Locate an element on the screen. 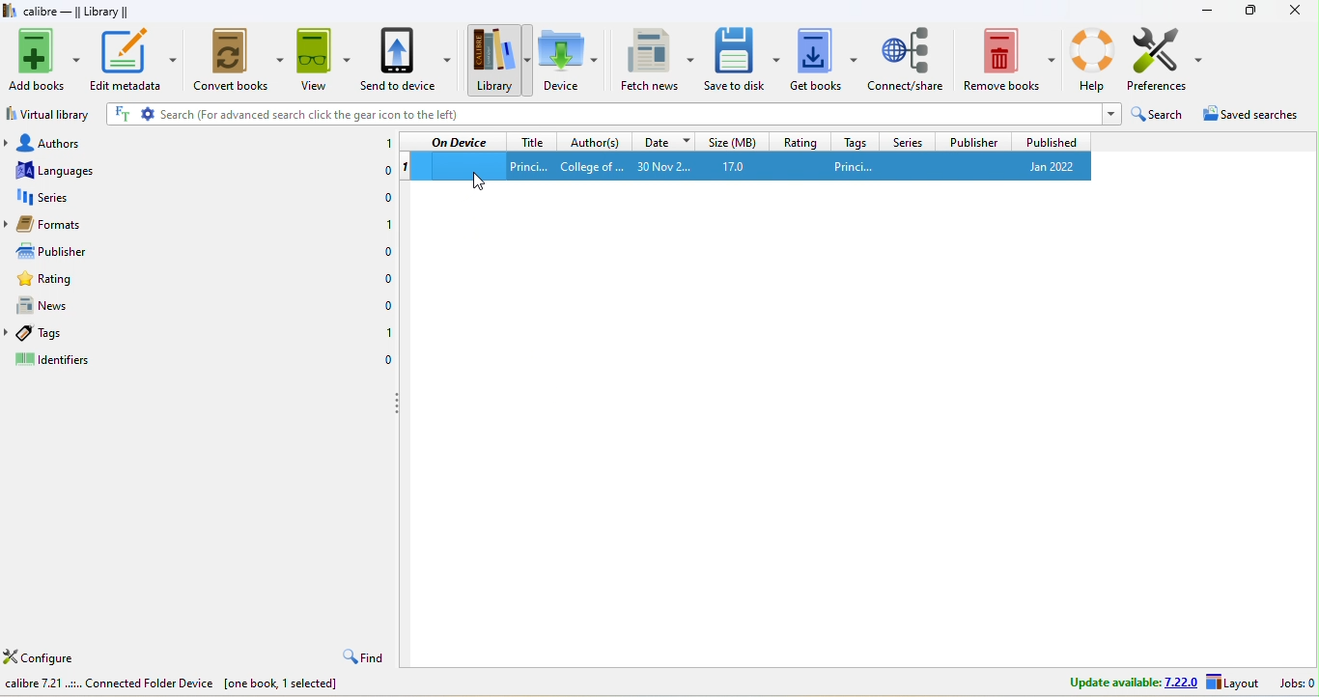 This screenshot has width=1319, height=697. princi is located at coordinates (891, 165).